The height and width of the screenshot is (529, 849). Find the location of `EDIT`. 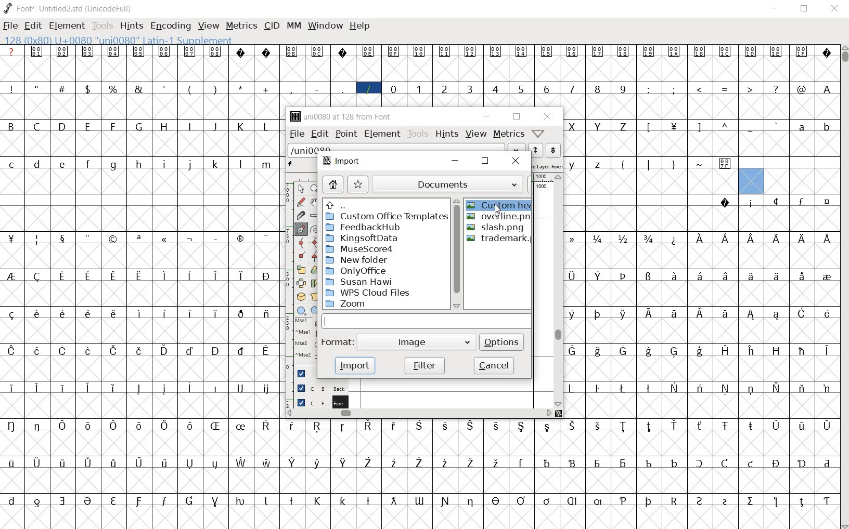

EDIT is located at coordinates (35, 24).